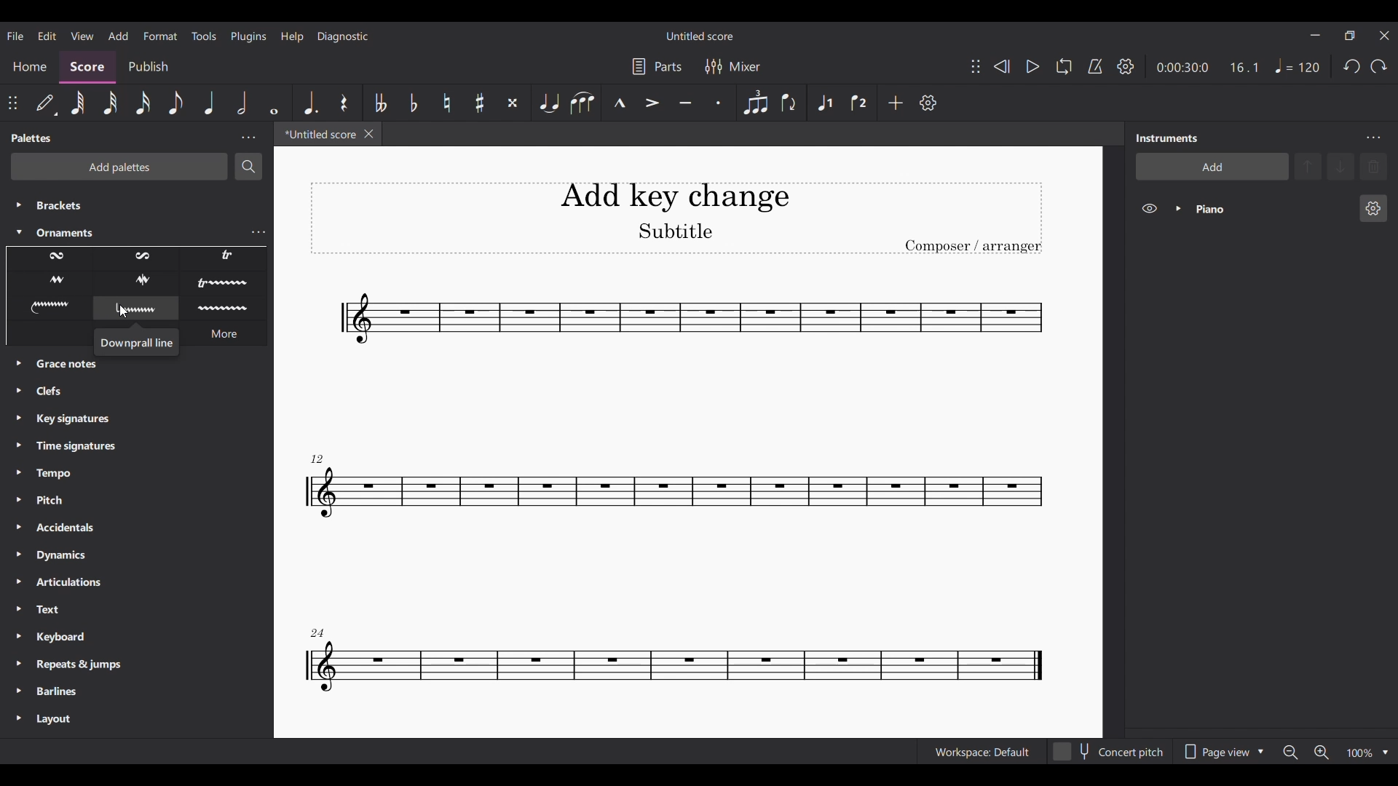  What do you see at coordinates (859, 101) in the screenshot?
I see `Voice 2` at bounding box center [859, 101].